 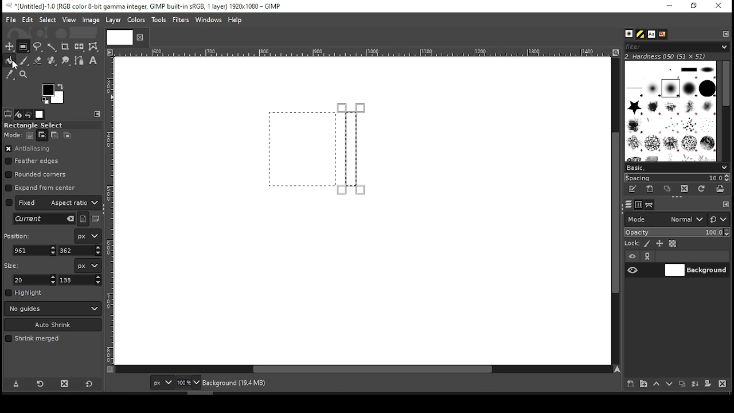 I want to click on lock pixels, so click(x=649, y=244).